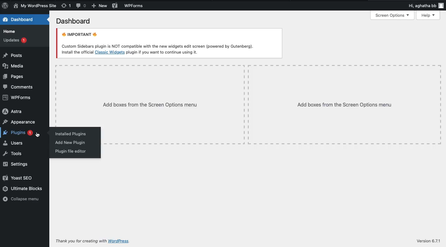 The height and width of the screenshot is (247, 446). What do you see at coordinates (18, 178) in the screenshot?
I see `Yoast` at bounding box center [18, 178].